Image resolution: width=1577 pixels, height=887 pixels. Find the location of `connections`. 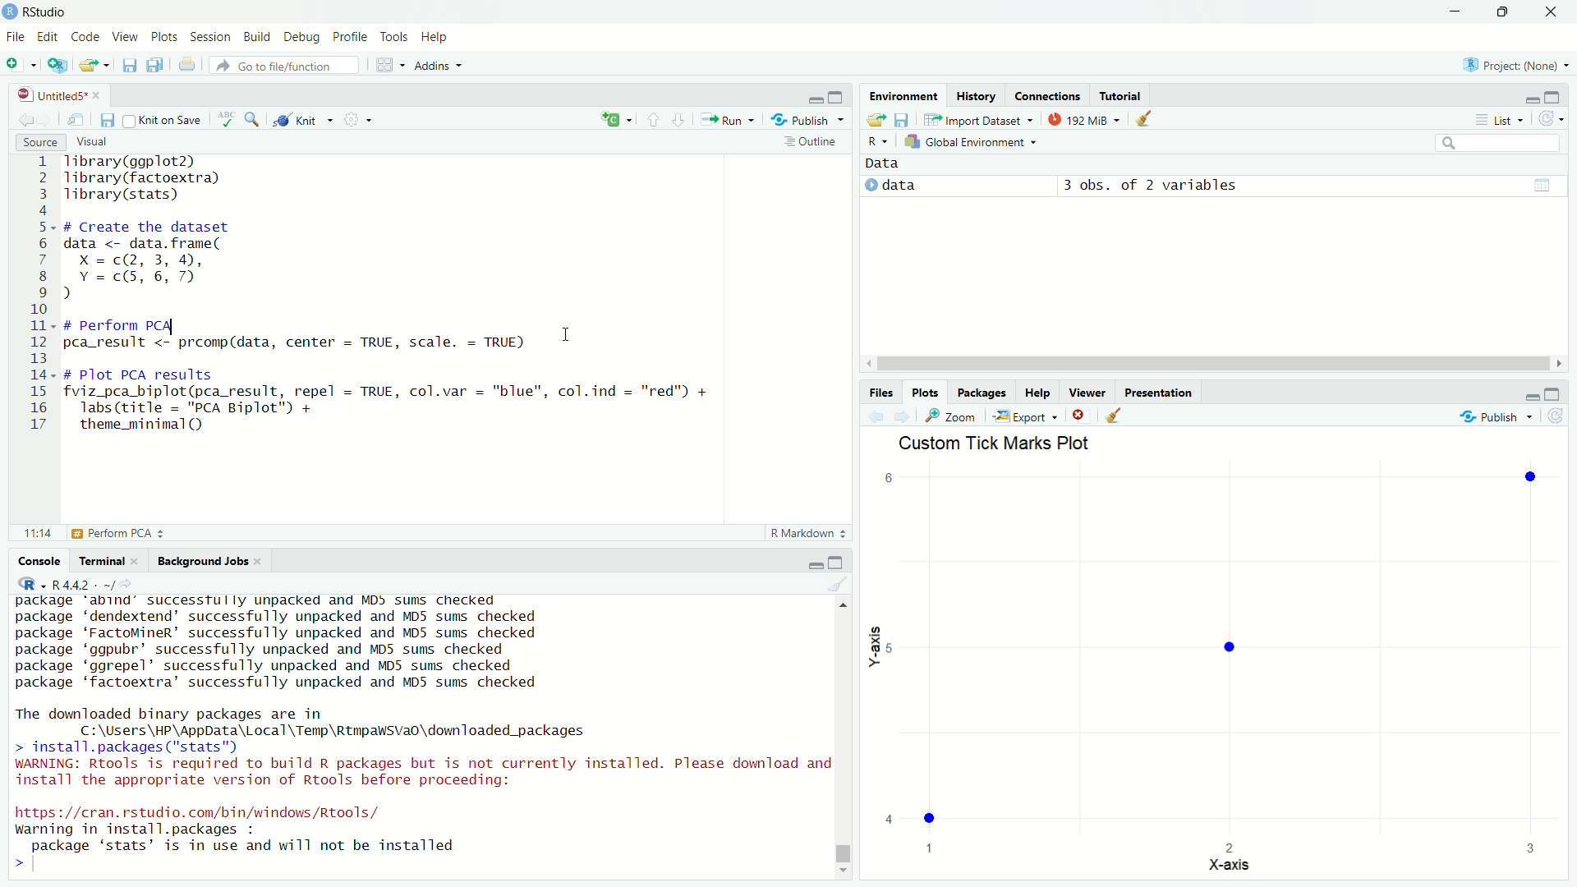

connections is located at coordinates (1046, 95).